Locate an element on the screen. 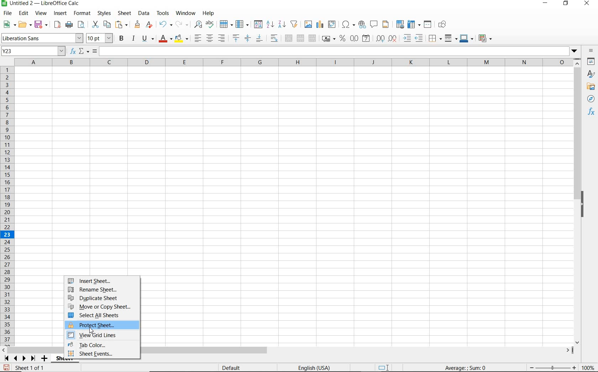 This screenshot has width=598, height=372. SELECT ALL SHEETS is located at coordinates (98, 316).